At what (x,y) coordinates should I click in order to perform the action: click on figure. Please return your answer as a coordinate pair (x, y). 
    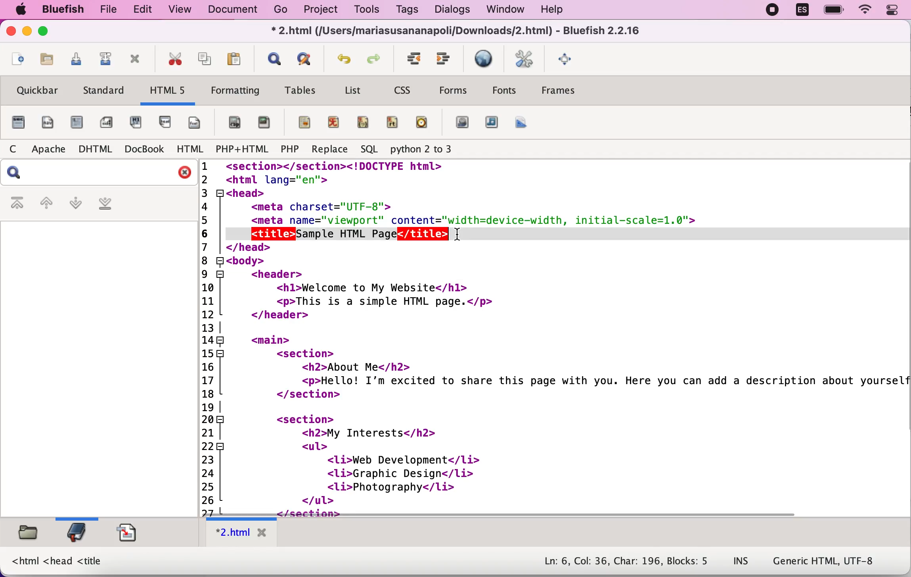
    Looking at the image, I should click on (266, 123).